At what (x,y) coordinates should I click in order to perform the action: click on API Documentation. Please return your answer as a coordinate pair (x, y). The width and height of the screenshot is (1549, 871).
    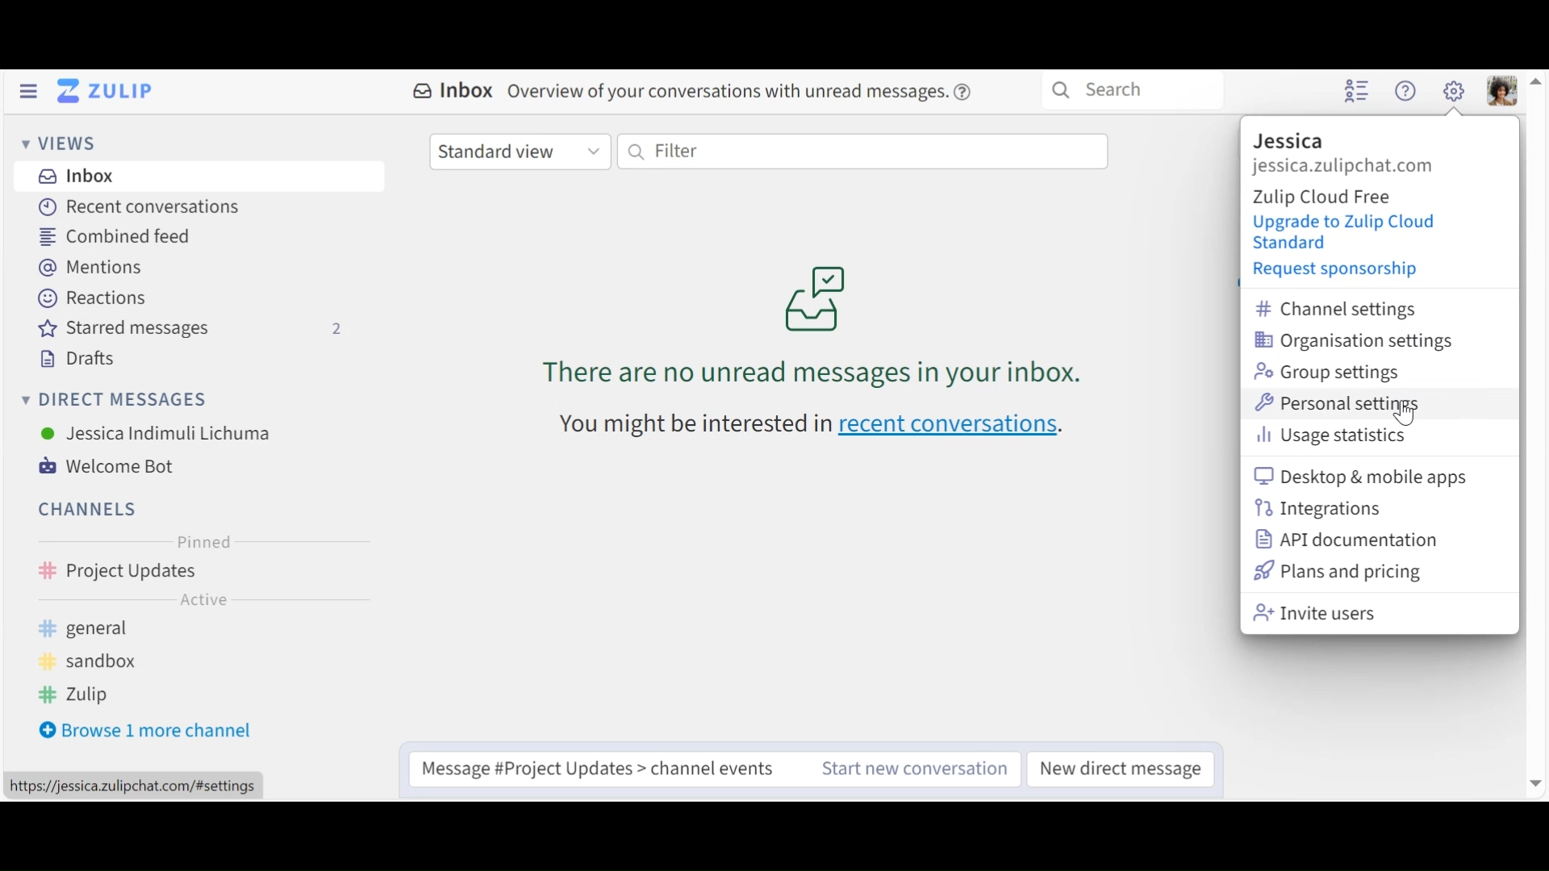
    Looking at the image, I should click on (1347, 541).